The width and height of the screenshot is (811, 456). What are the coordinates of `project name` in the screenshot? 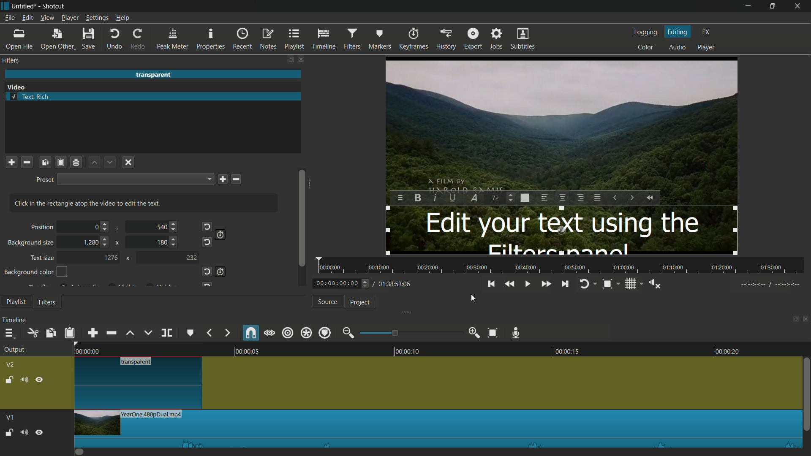 It's located at (24, 6).